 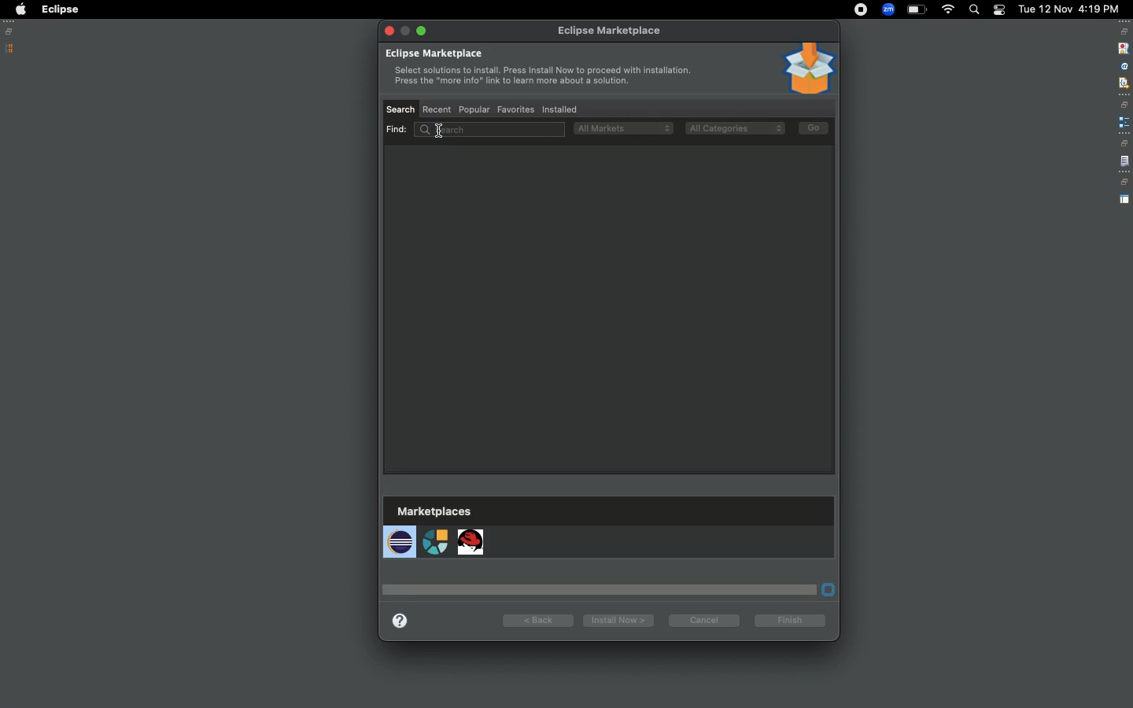 I want to click on Apple logo, so click(x=20, y=9).